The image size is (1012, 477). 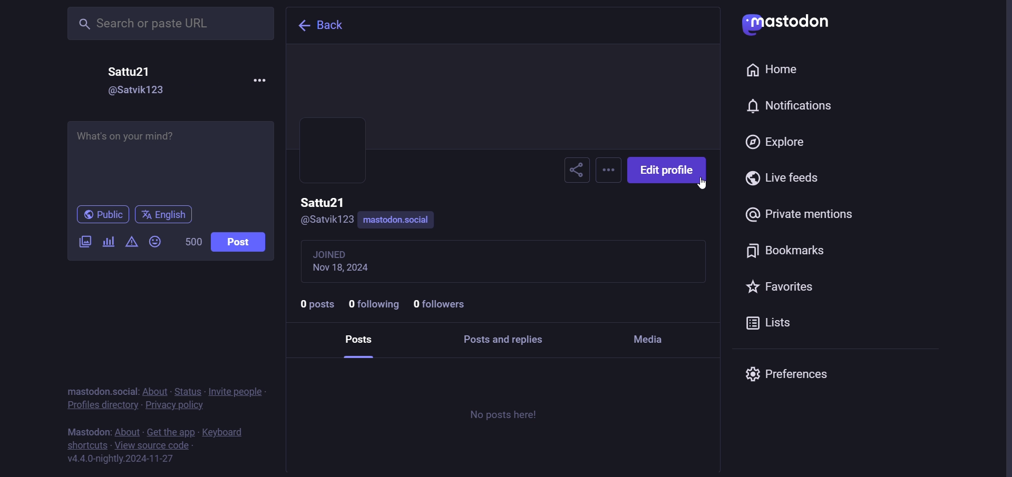 I want to click on edit profile, so click(x=667, y=171).